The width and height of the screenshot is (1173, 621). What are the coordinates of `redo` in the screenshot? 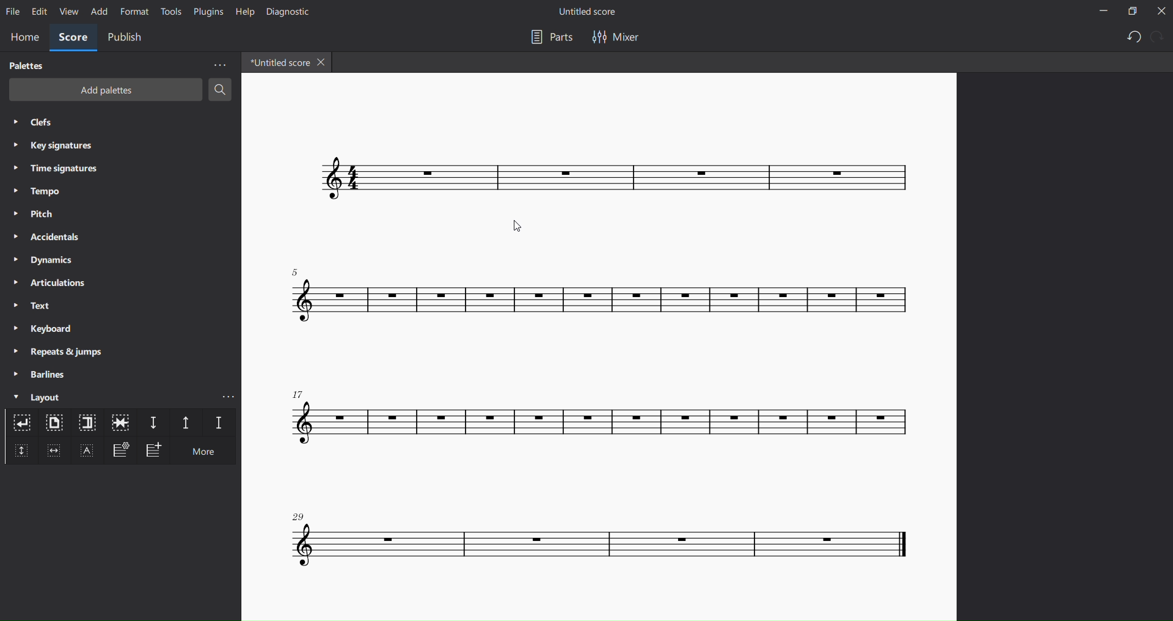 It's located at (1157, 38).